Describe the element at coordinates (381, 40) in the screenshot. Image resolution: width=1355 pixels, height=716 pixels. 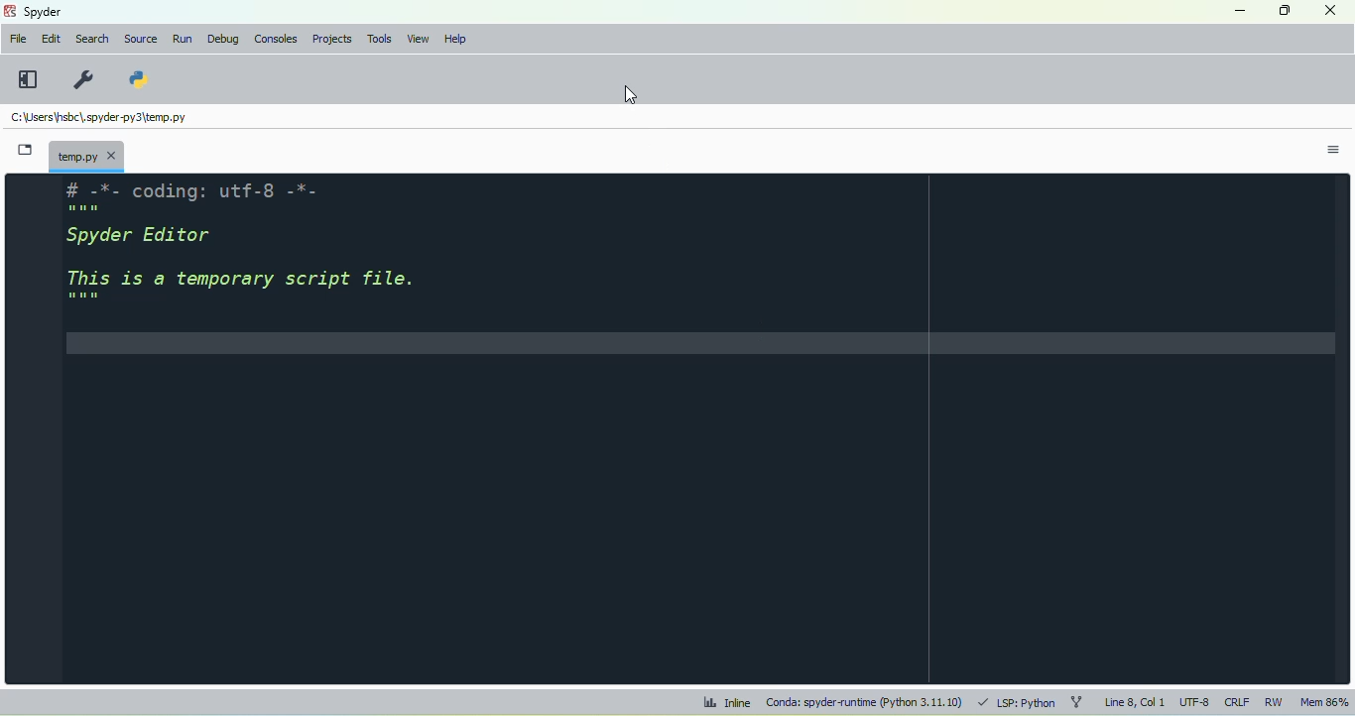
I see `tools` at that location.